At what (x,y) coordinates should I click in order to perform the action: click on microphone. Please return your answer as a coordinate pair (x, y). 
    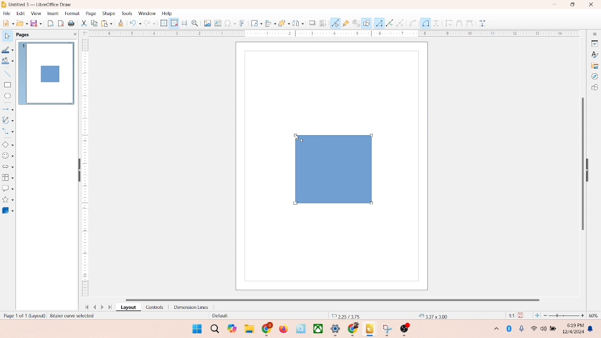
    Looking at the image, I should click on (522, 329).